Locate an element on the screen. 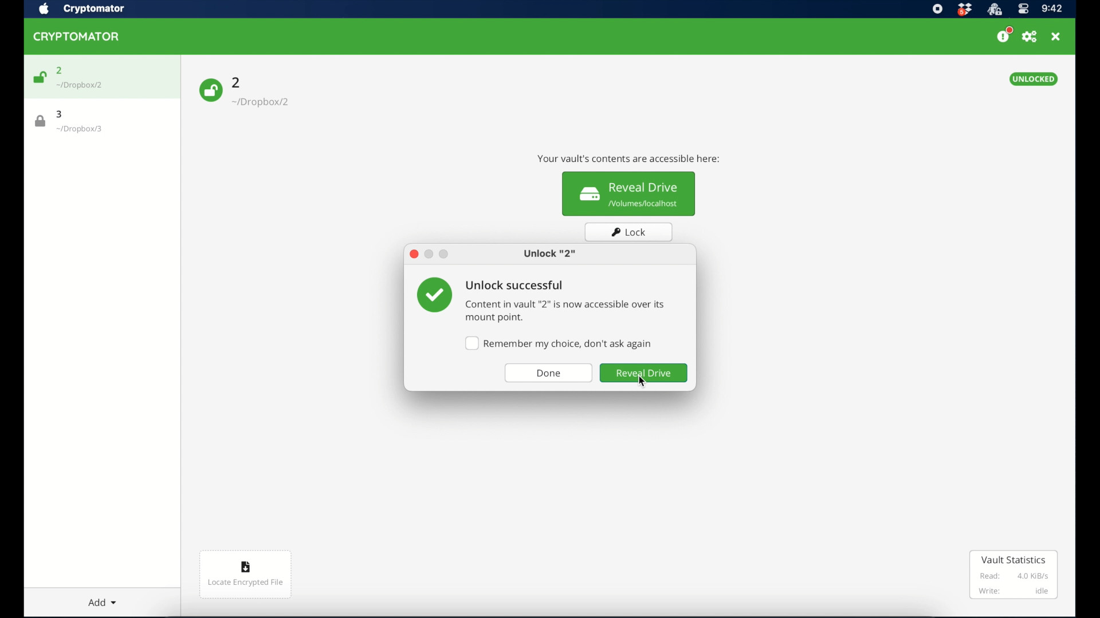 This screenshot has width=1100, height=618. cryptomator is located at coordinates (96, 9).